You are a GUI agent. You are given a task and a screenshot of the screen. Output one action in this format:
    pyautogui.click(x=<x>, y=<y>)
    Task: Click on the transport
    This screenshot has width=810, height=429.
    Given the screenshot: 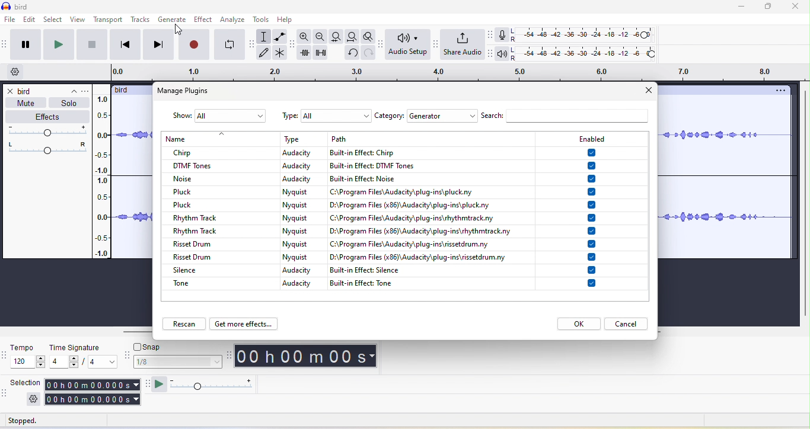 What is the action you would take?
    pyautogui.click(x=109, y=20)
    